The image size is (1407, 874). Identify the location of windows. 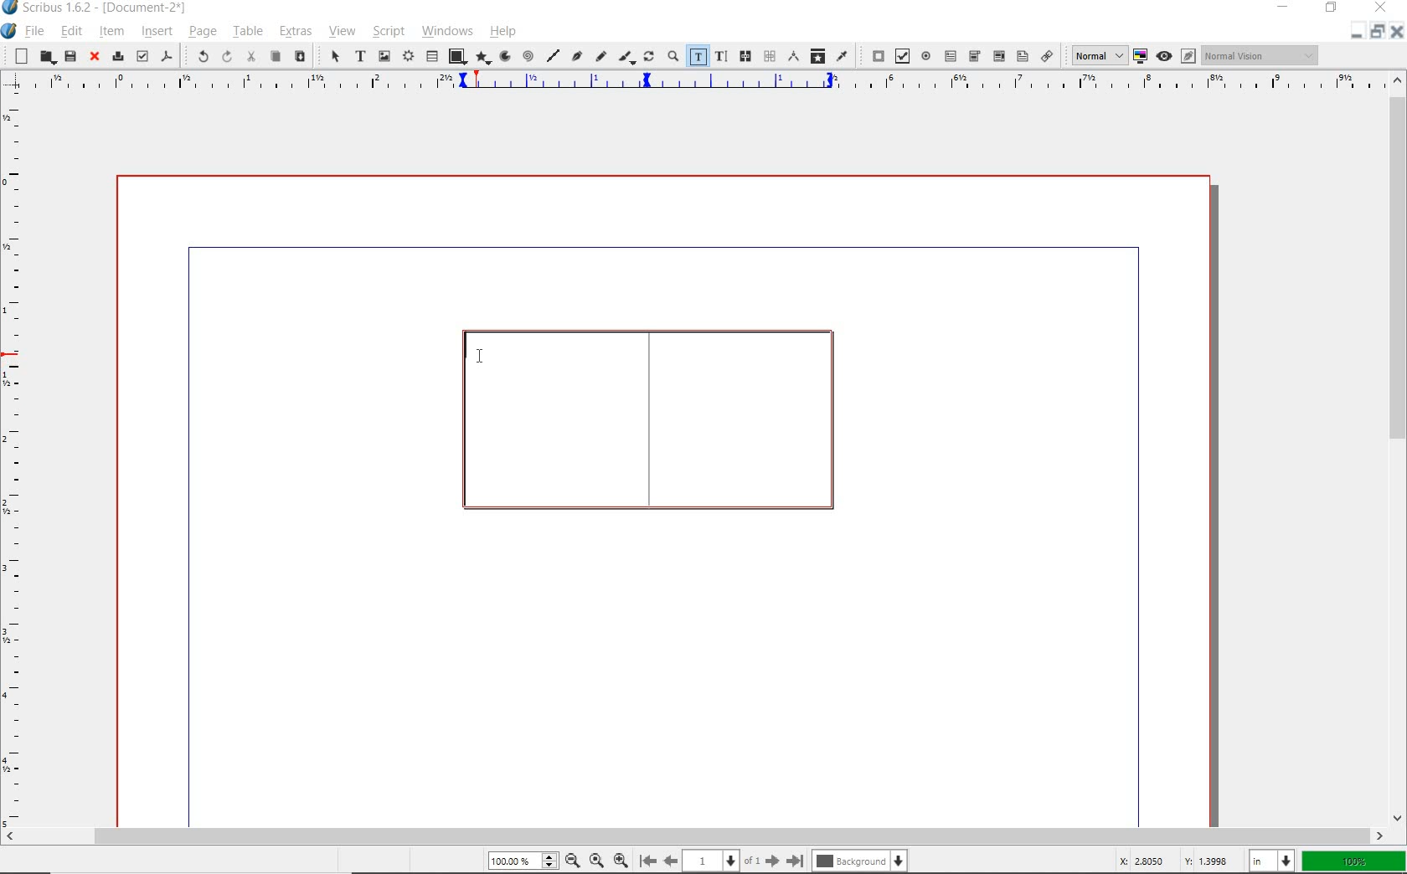
(446, 31).